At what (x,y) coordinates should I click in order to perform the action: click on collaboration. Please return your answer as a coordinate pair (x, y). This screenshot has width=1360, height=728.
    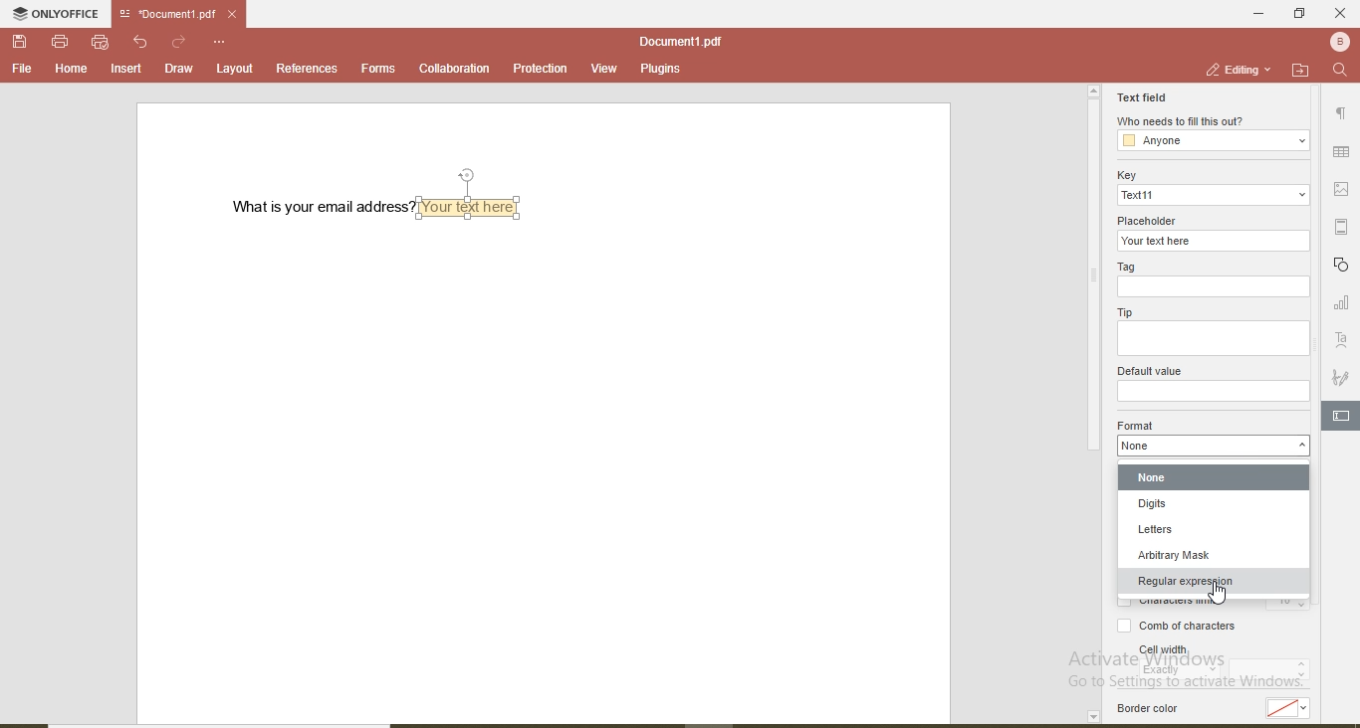
    Looking at the image, I should click on (453, 69).